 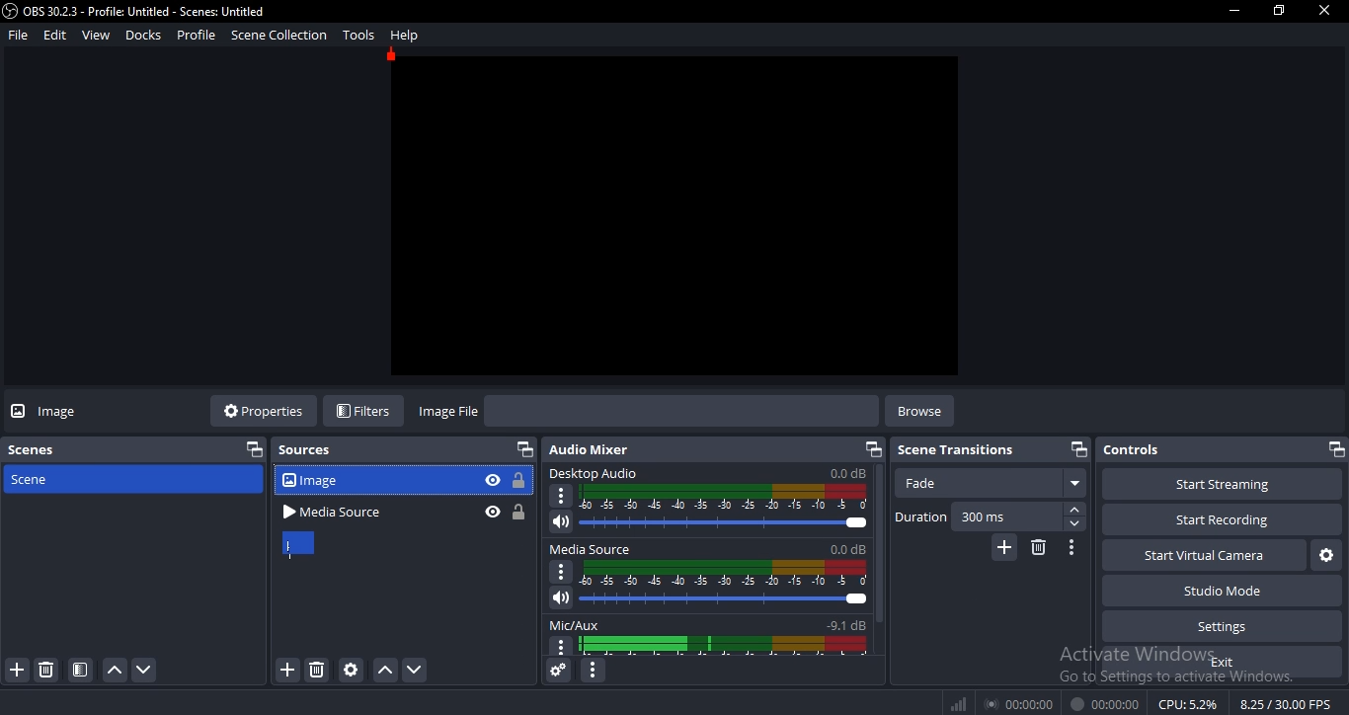 I want to click on scene transitions, so click(x=957, y=450).